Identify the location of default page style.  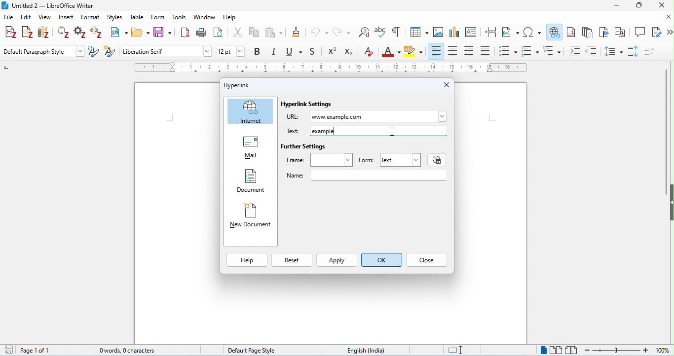
(252, 351).